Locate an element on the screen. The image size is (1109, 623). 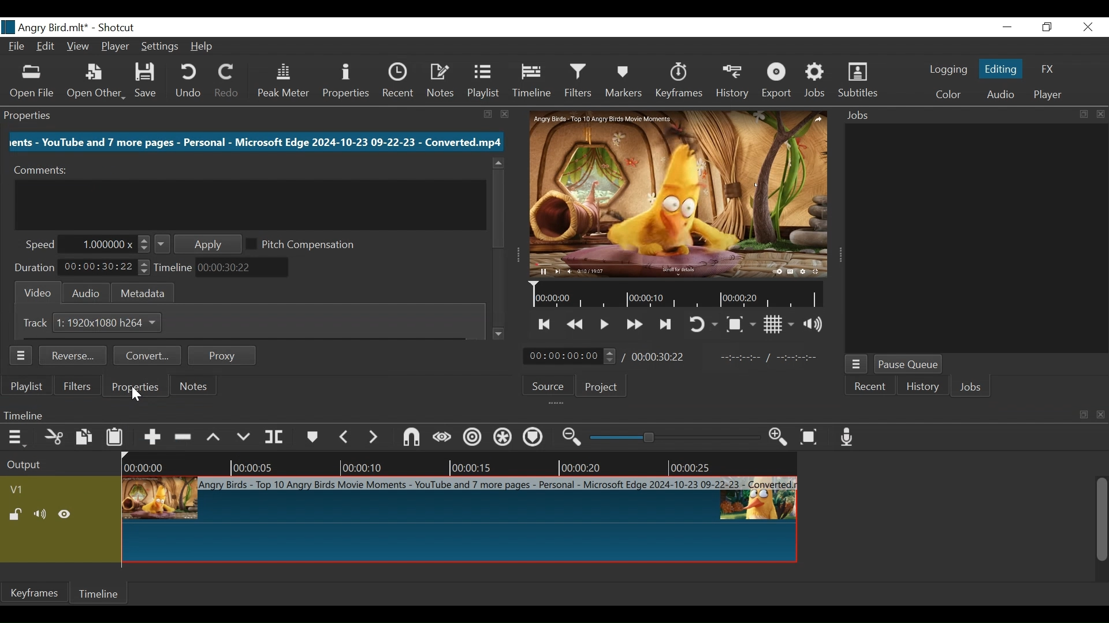
Paste is located at coordinates (117, 438).